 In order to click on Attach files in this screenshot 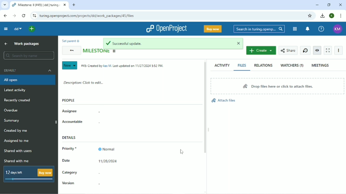, I will do `click(223, 100)`.